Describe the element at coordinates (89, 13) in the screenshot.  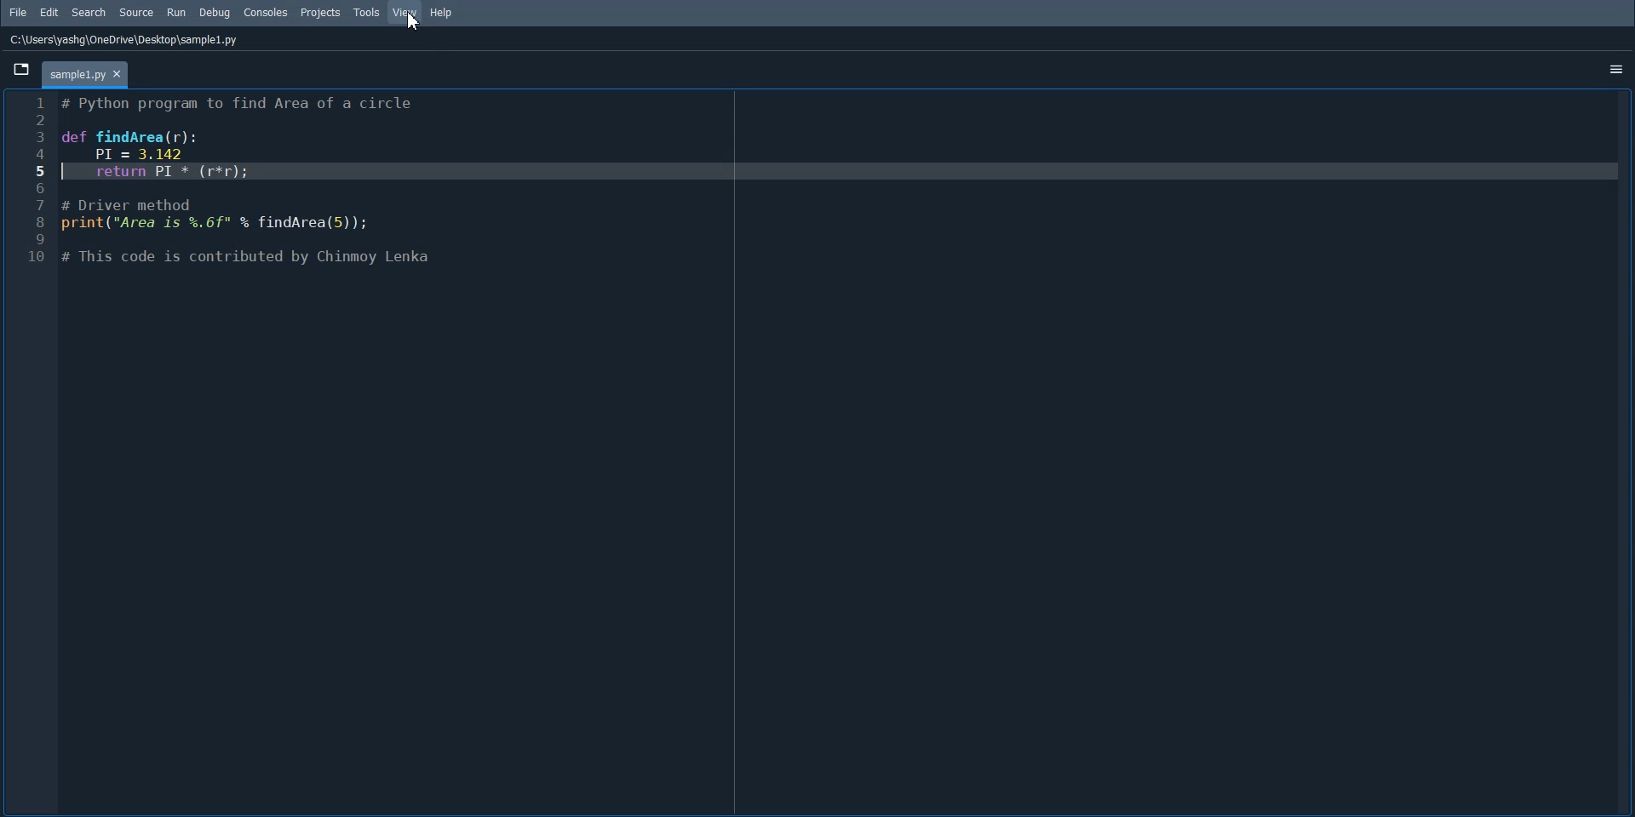
I see `Search` at that location.